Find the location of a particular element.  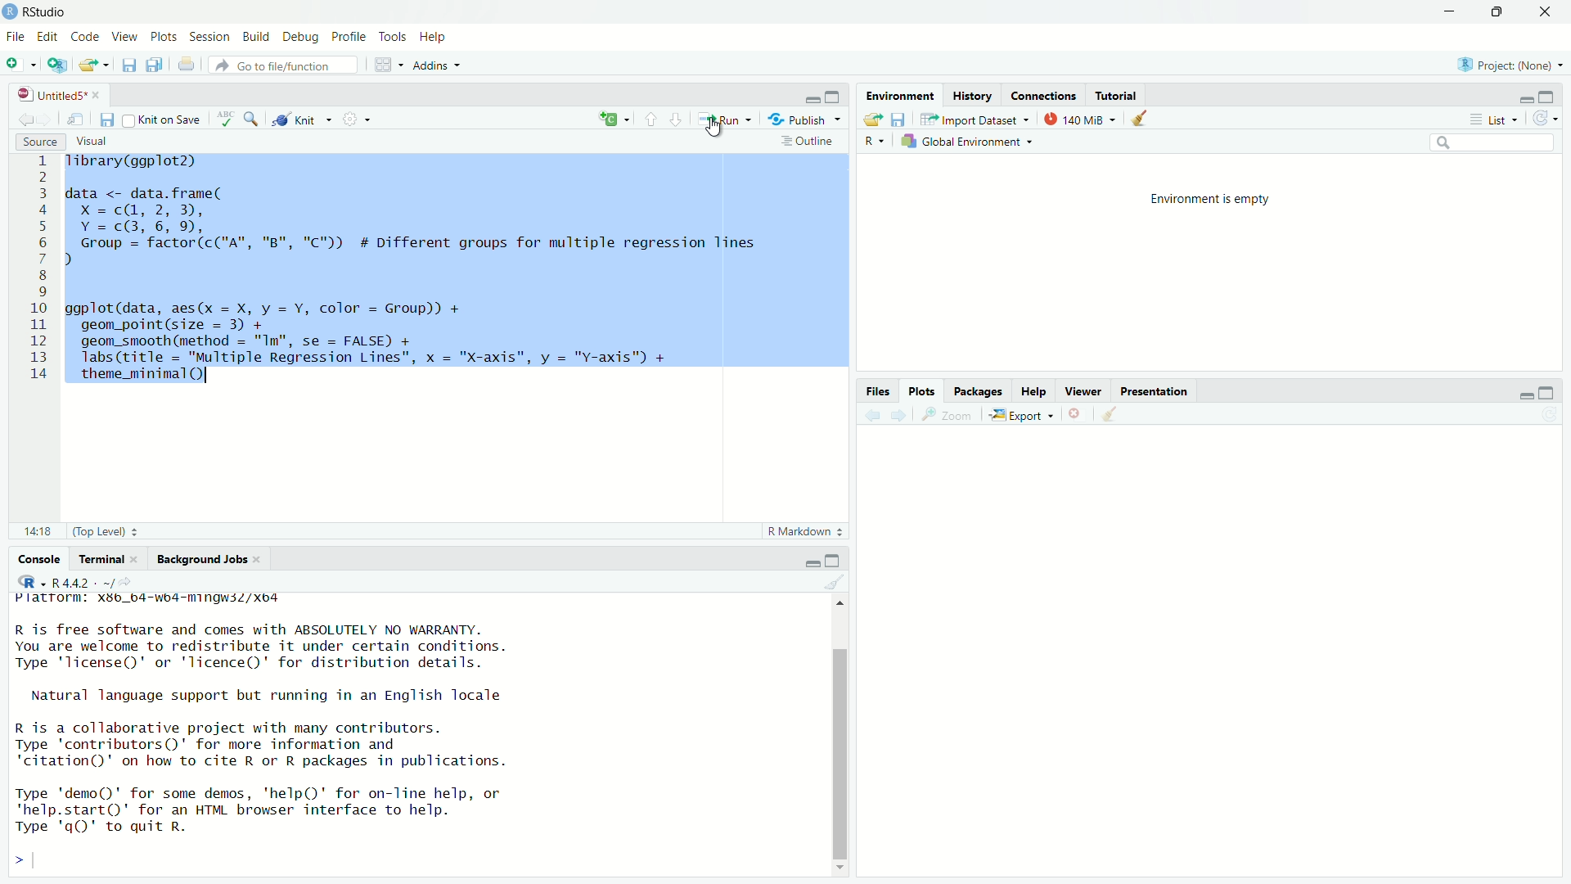

upward is located at coordinates (649, 118).